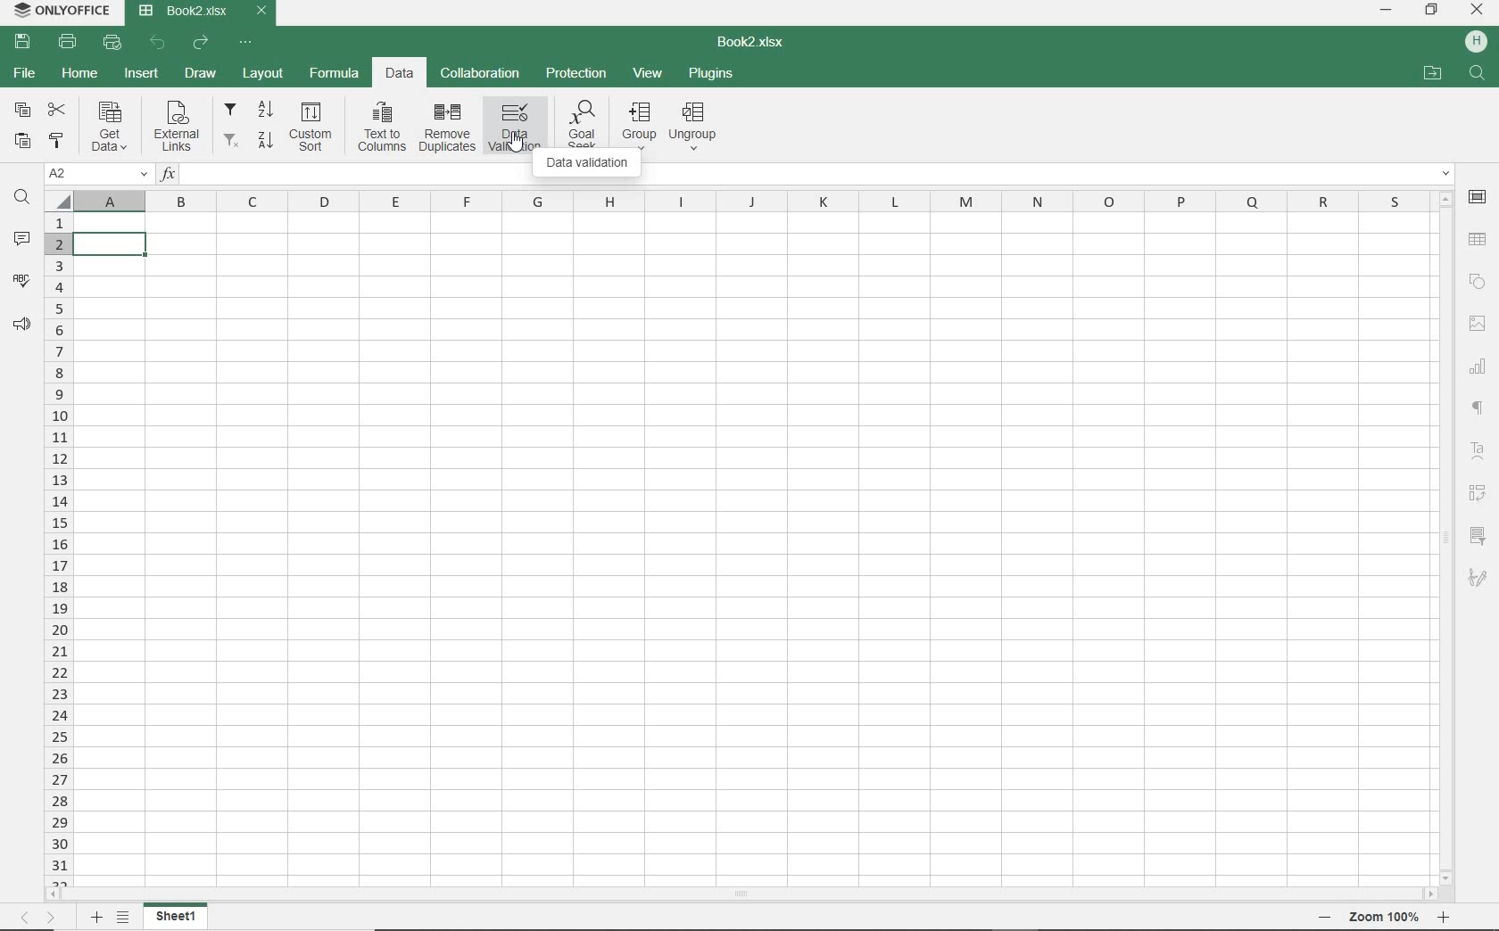  I want to click on external links, so click(179, 129).